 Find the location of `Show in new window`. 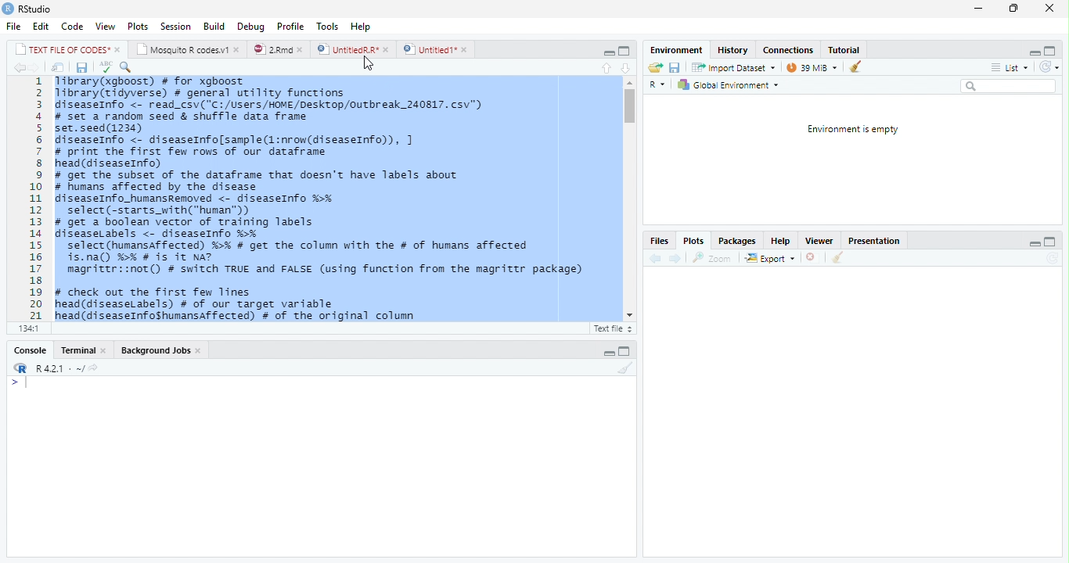

Show in new window is located at coordinates (55, 67).